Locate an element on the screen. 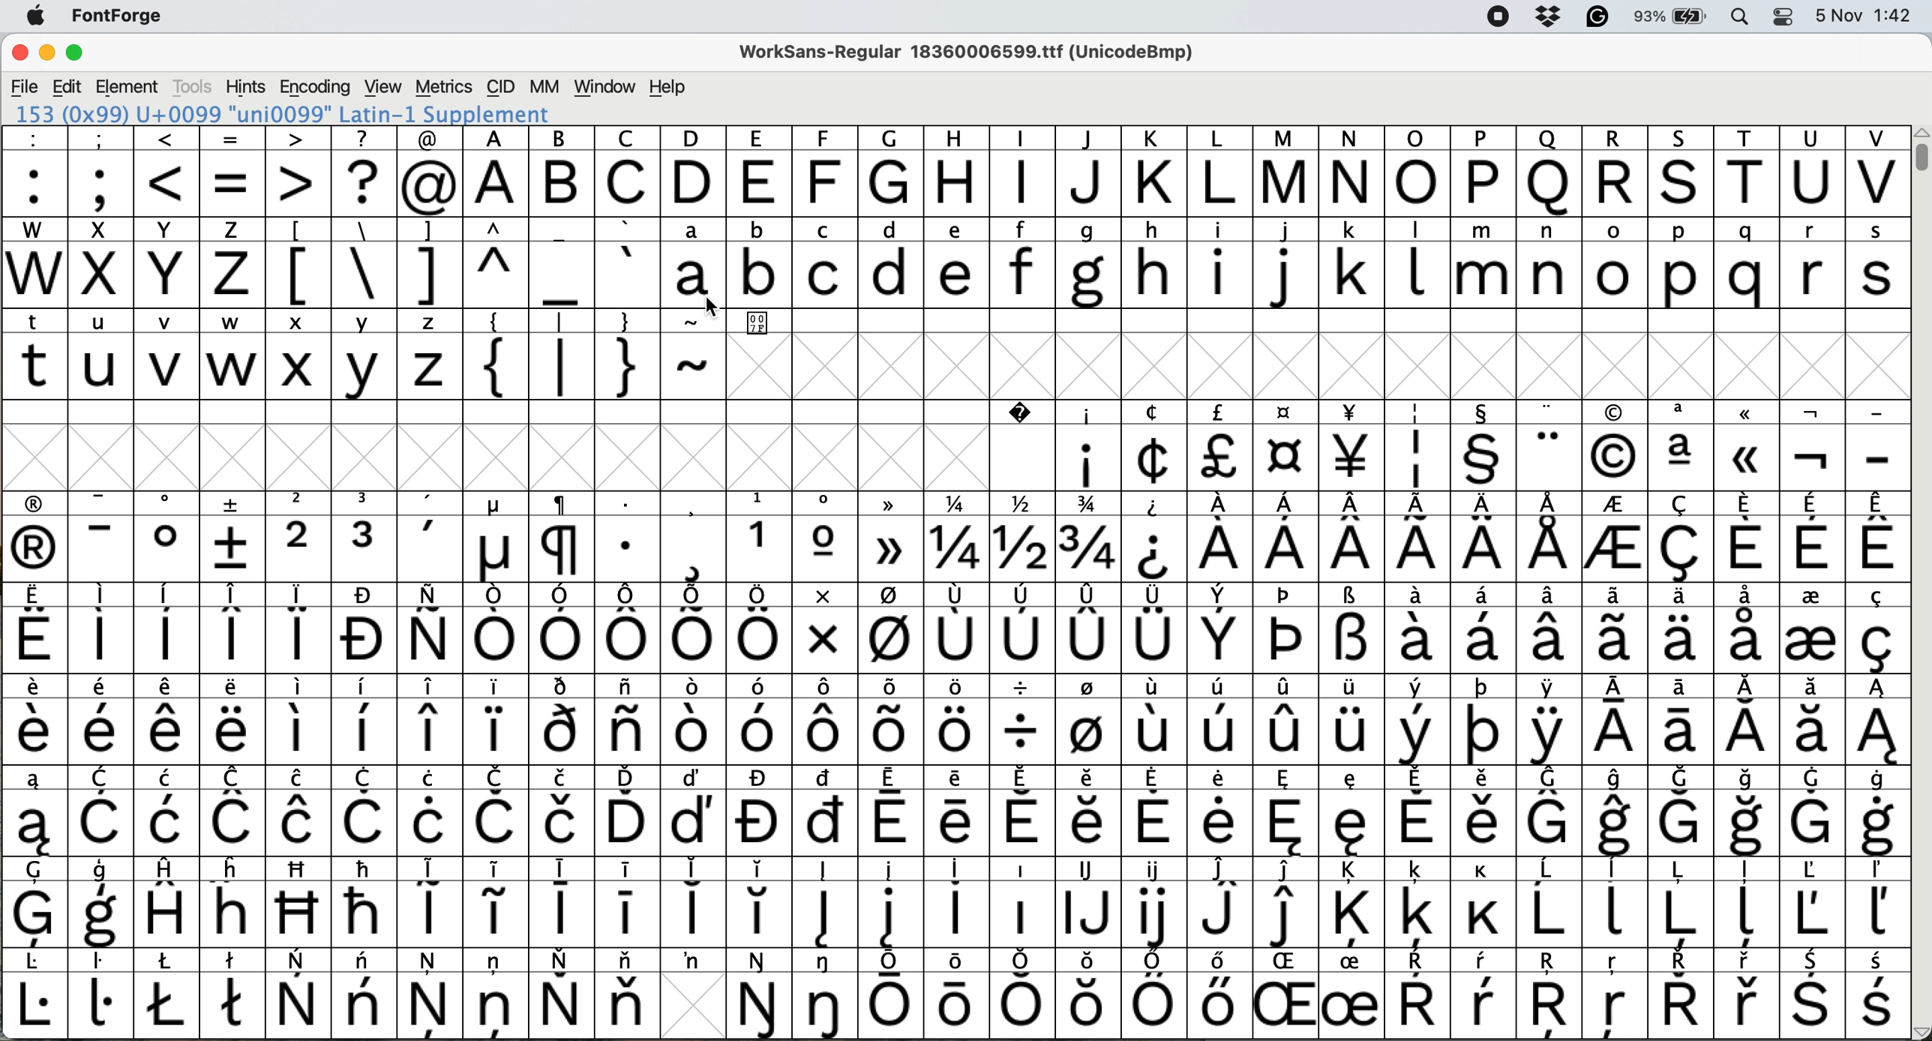 The image size is (1932, 1041). grammarly is located at coordinates (1597, 19).